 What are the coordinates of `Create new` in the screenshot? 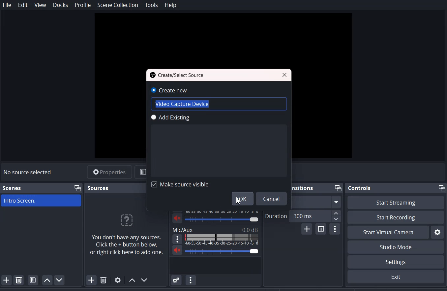 It's located at (219, 99).